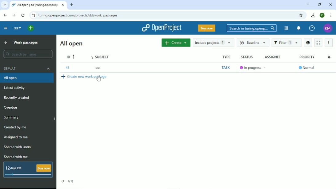  What do you see at coordinates (28, 170) in the screenshot?
I see `12 days left Buy now` at bounding box center [28, 170].